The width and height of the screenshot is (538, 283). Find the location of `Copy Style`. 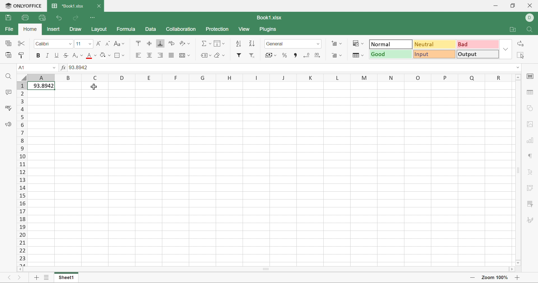

Copy Style is located at coordinates (23, 55).